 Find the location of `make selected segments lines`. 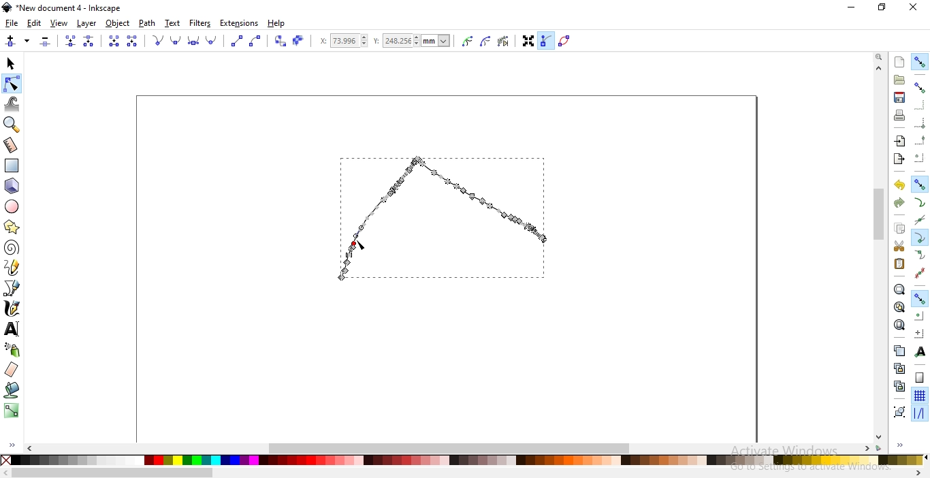

make selected segments lines is located at coordinates (236, 41).